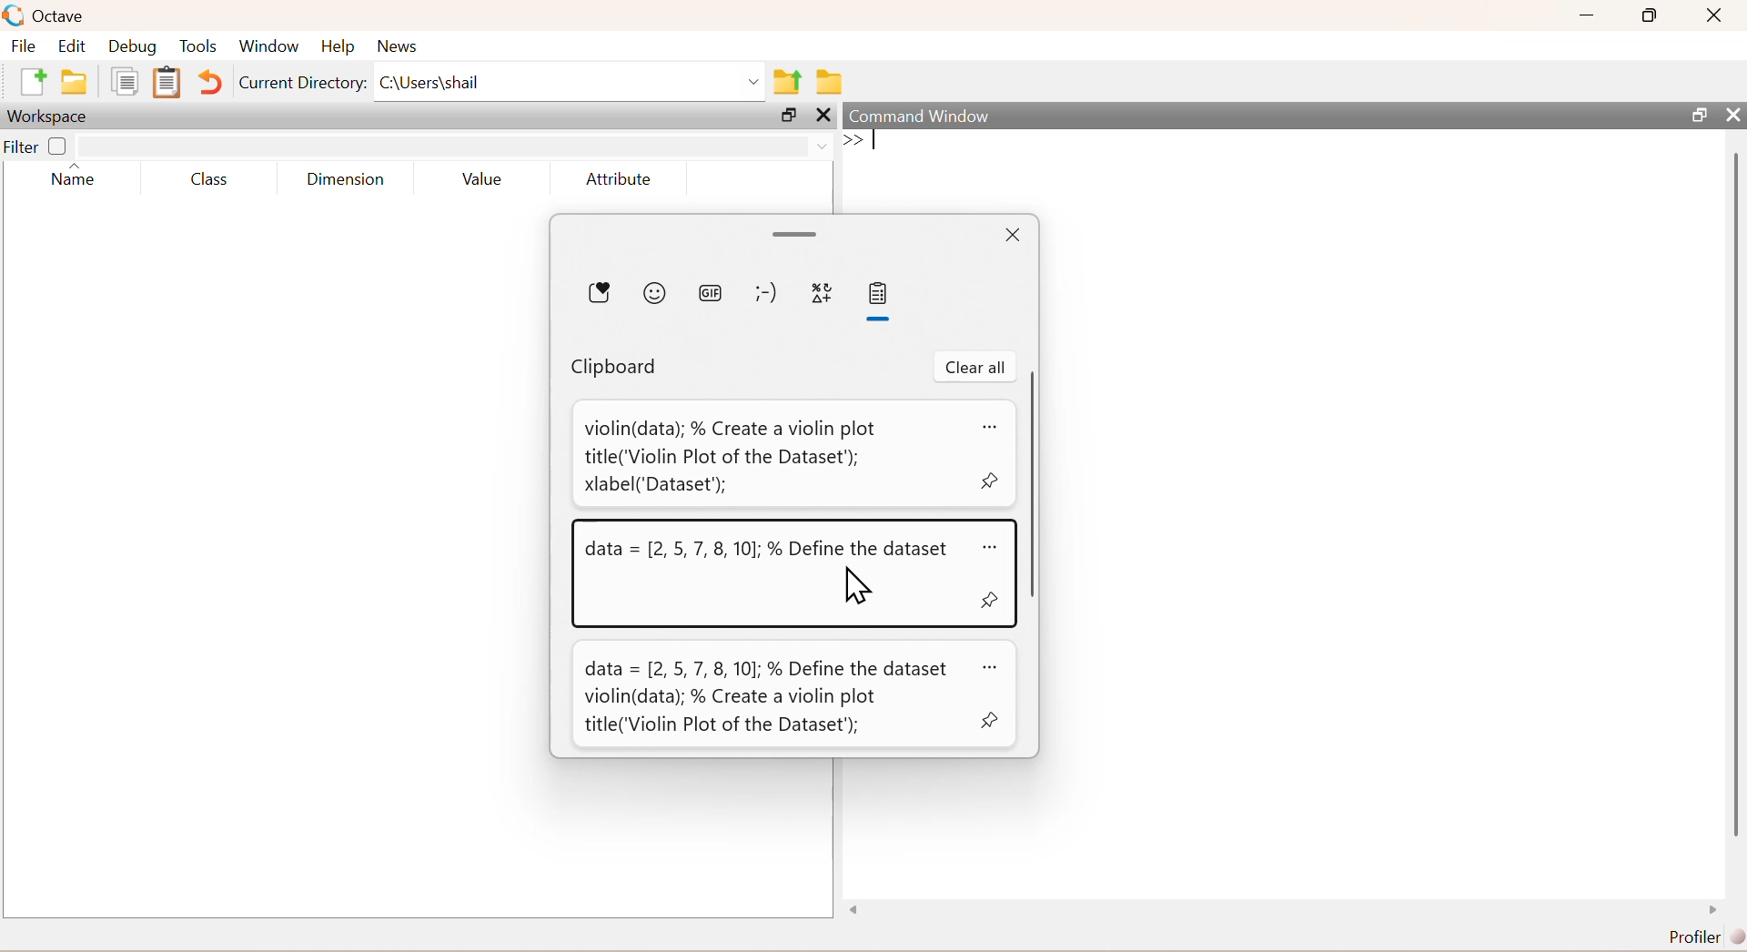  What do you see at coordinates (1014, 236) in the screenshot?
I see `close` at bounding box center [1014, 236].